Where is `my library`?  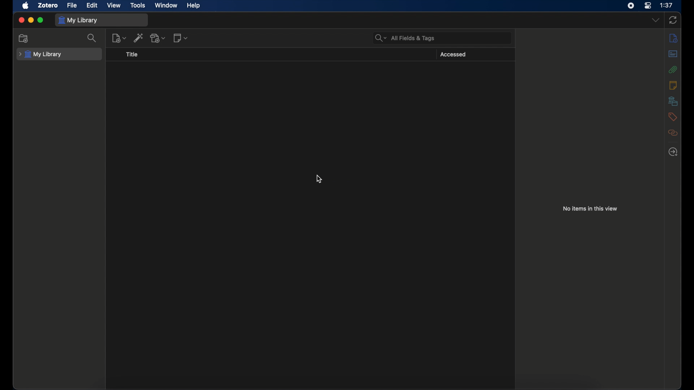
my library is located at coordinates (80, 21).